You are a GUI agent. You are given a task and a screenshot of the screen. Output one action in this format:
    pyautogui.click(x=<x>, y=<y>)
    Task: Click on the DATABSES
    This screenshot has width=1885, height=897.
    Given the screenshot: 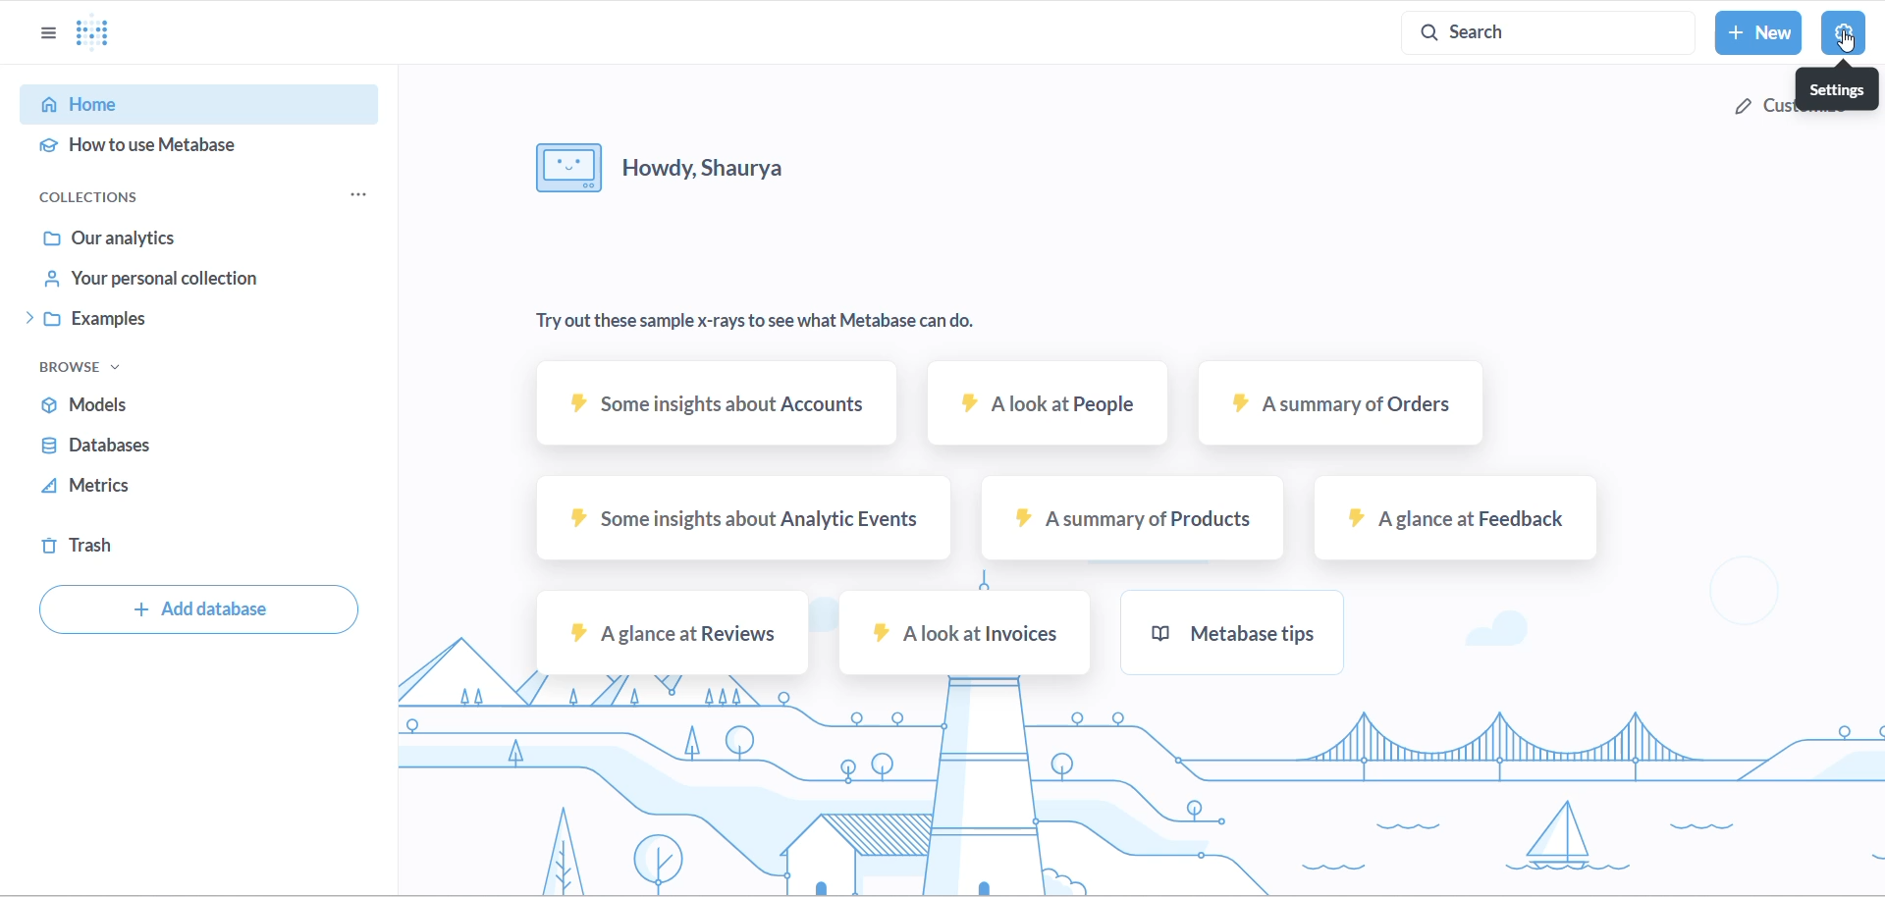 What is the action you would take?
    pyautogui.click(x=150, y=453)
    